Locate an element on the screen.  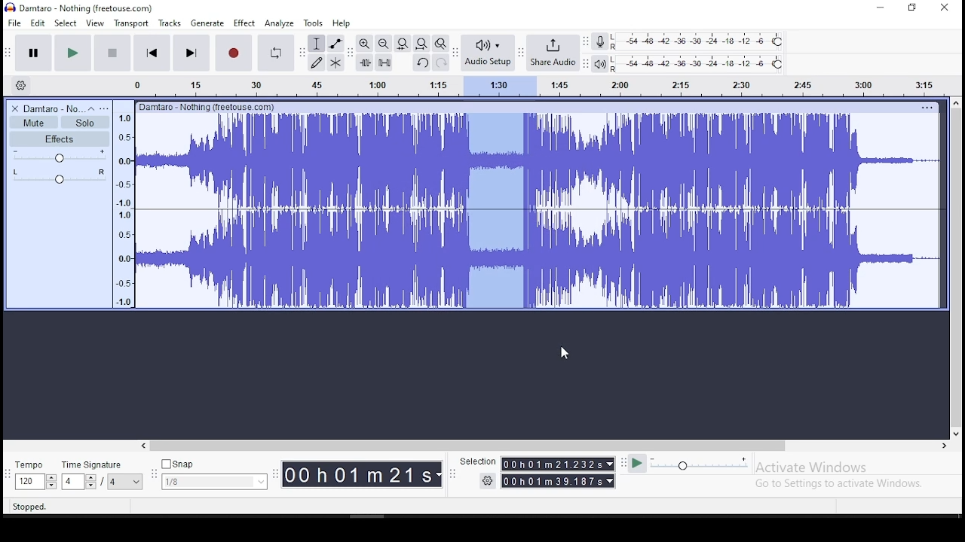
playback level is located at coordinates (698, 64).